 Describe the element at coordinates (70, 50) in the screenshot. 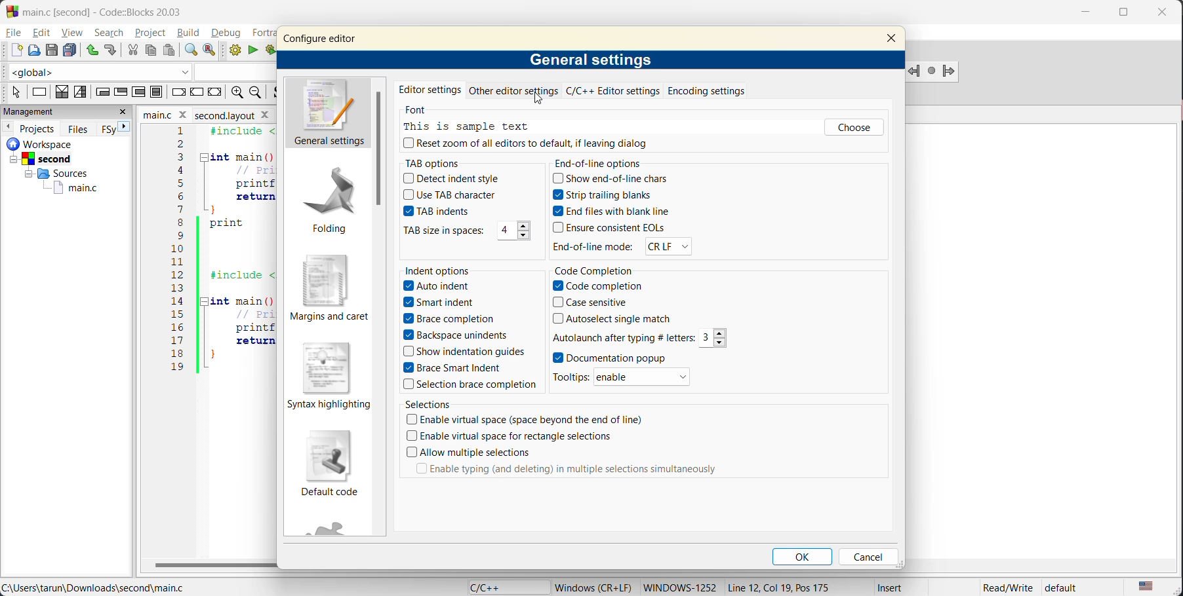

I see `save everything` at that location.